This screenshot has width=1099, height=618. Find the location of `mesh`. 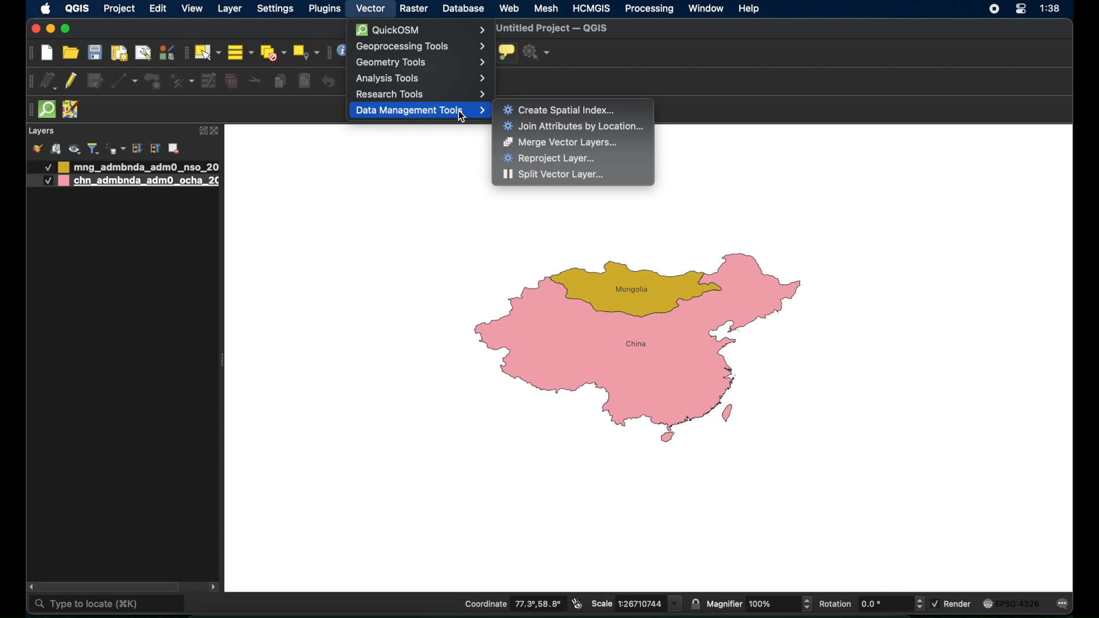

mesh is located at coordinates (545, 8).